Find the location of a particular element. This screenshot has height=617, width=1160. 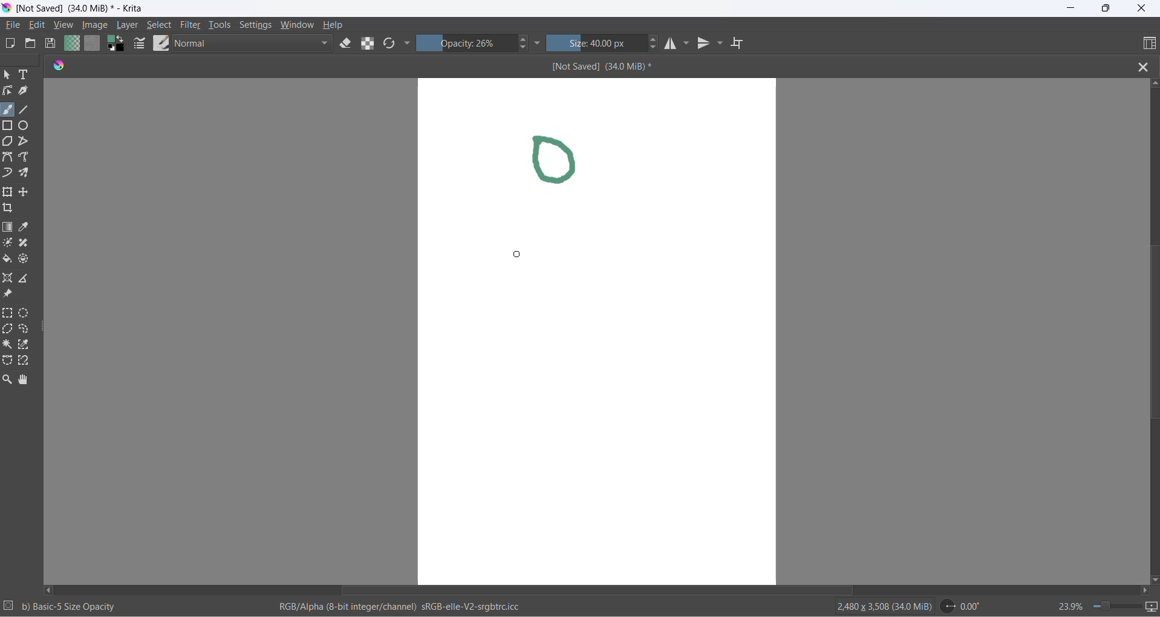

cursor is located at coordinates (517, 255).